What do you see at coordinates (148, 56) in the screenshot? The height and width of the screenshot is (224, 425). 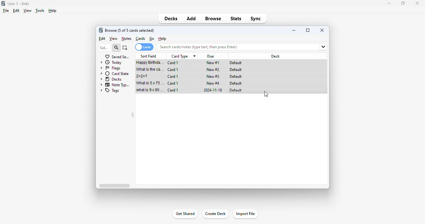 I see `sort field` at bounding box center [148, 56].